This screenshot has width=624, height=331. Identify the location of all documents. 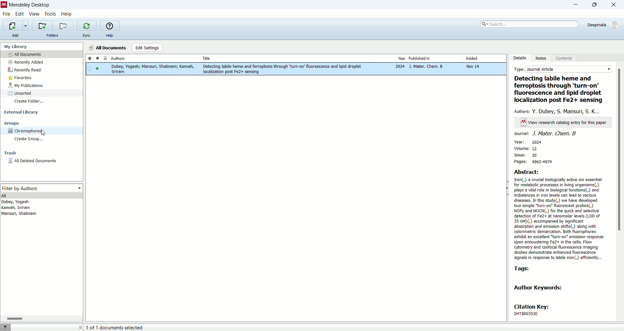
(108, 48).